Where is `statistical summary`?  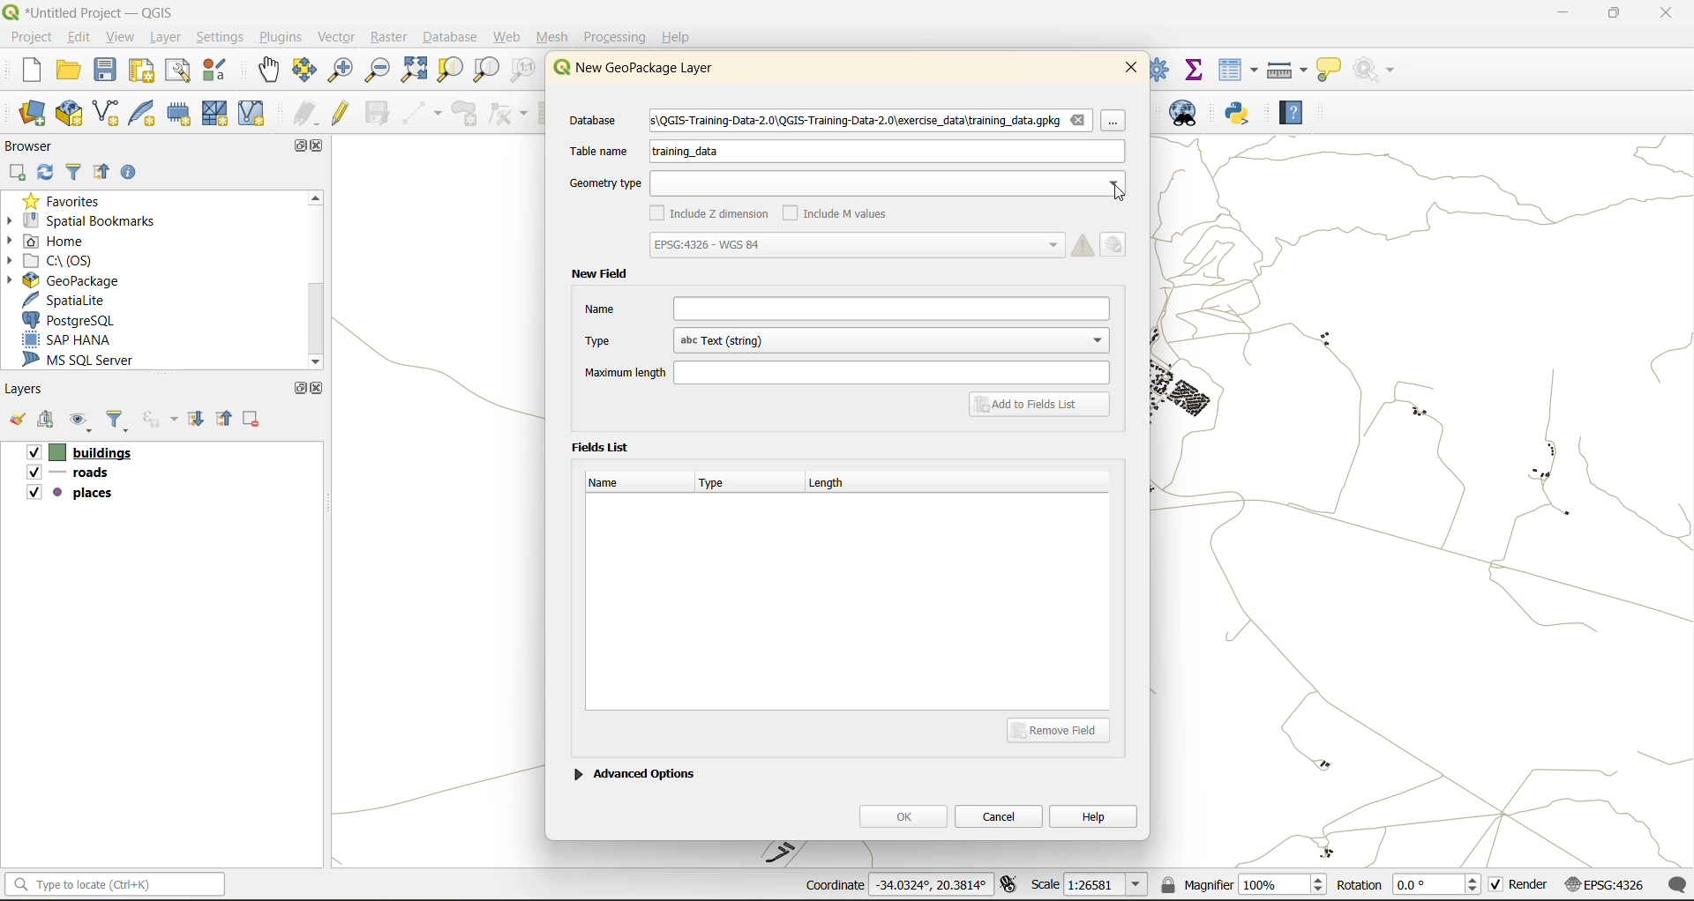
statistical summary is located at coordinates (1196, 68).